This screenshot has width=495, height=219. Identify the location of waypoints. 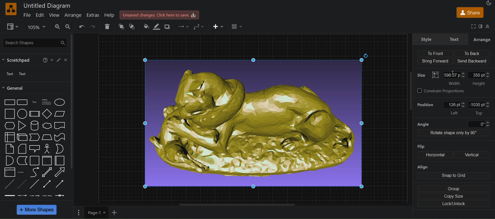
(183, 27).